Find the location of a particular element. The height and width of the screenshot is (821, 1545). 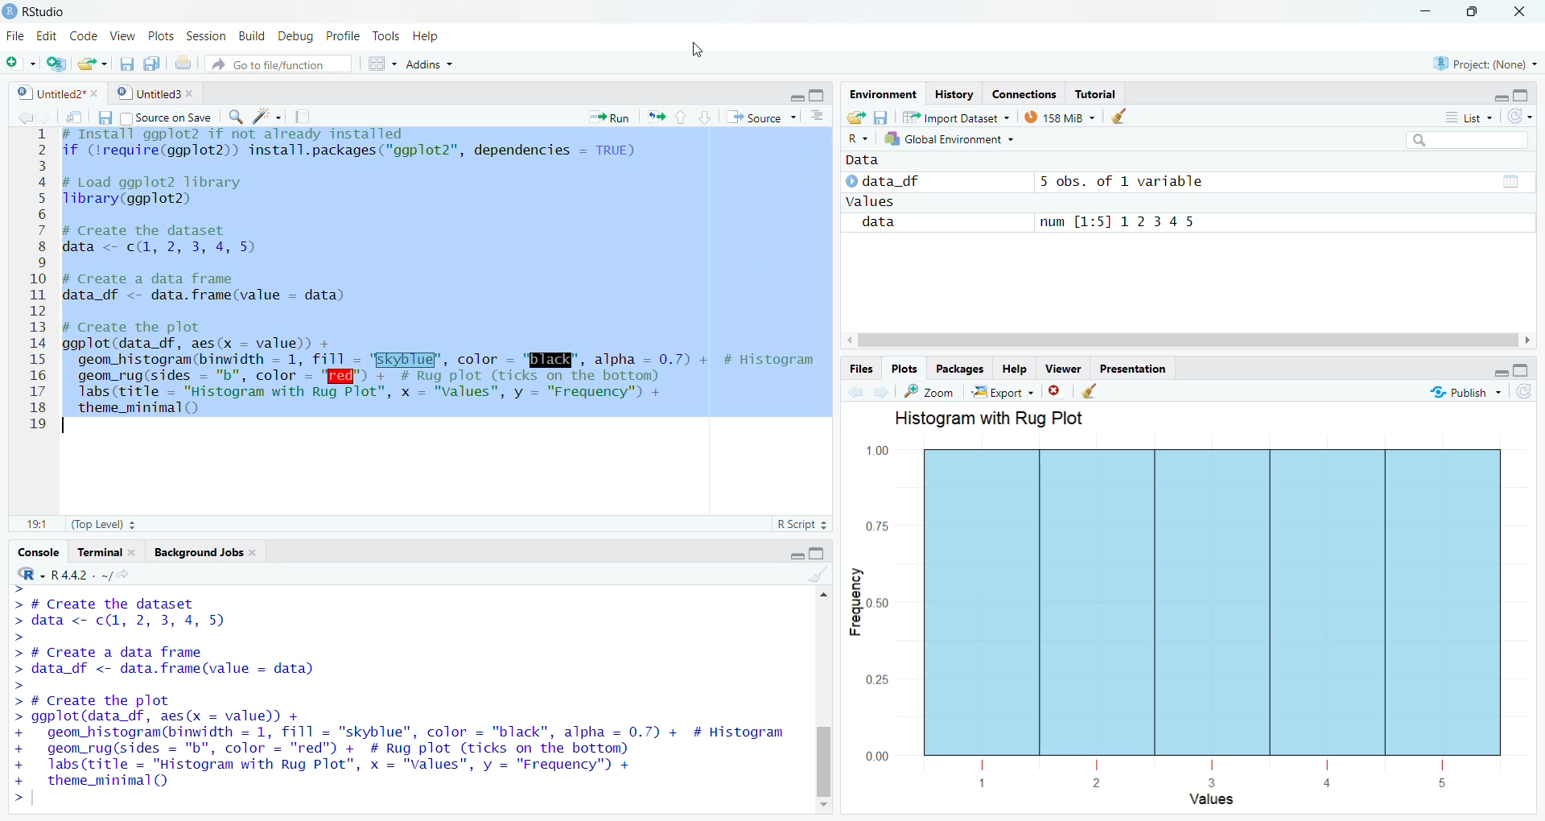

rerun is located at coordinates (656, 118).